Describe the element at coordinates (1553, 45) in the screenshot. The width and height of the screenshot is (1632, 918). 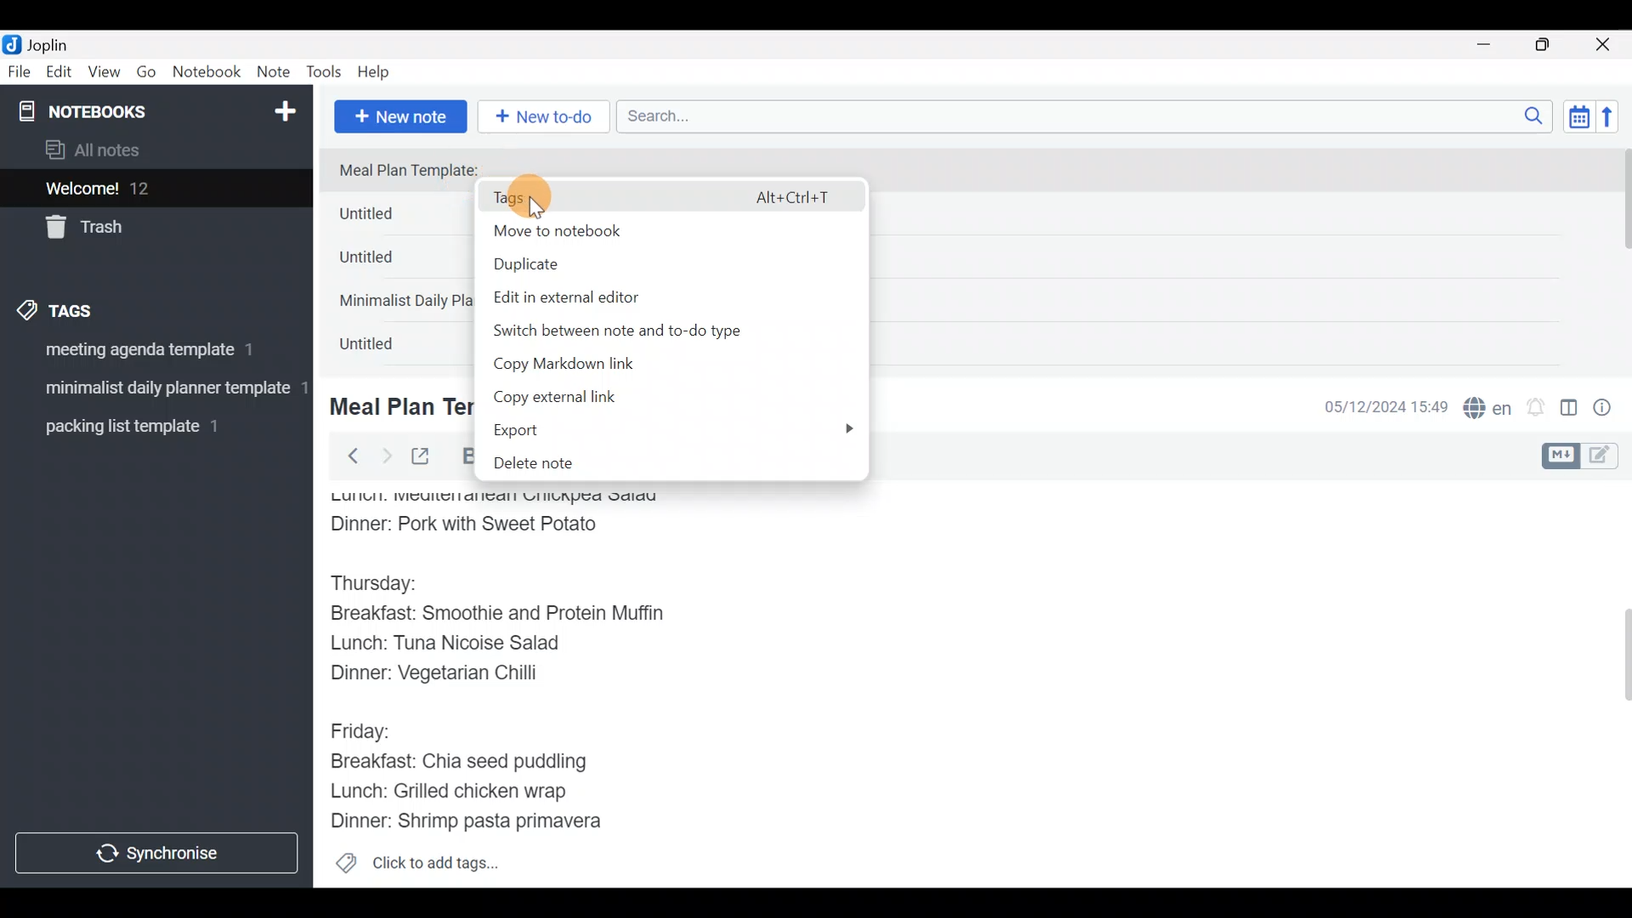
I see `Maximize` at that location.